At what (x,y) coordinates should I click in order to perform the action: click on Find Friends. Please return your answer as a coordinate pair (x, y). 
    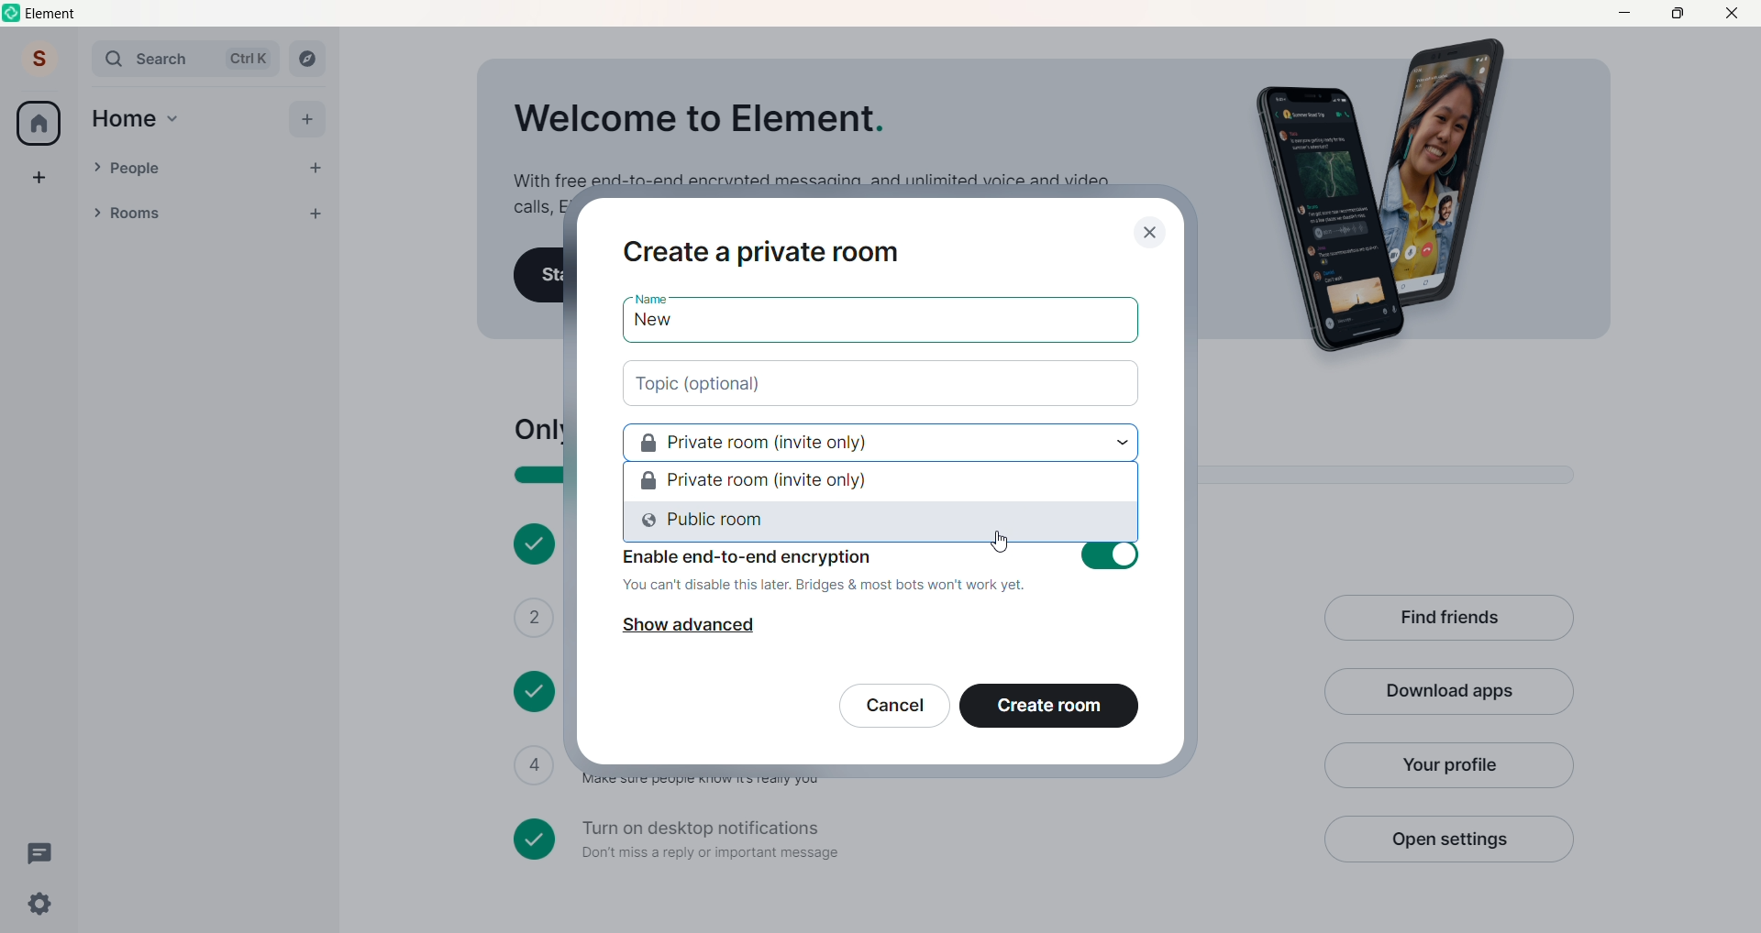
    Looking at the image, I should click on (1448, 620).